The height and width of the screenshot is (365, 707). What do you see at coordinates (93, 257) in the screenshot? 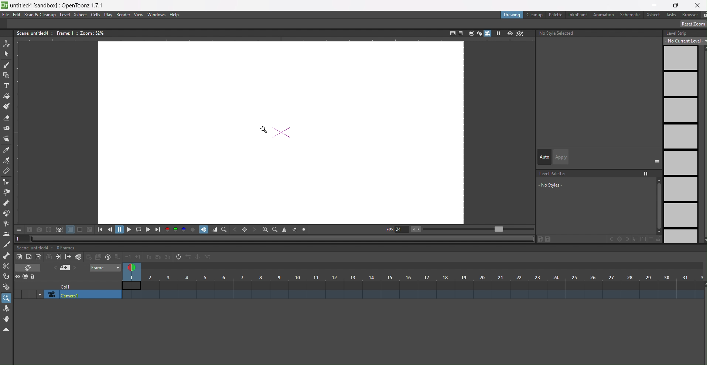
I see `icon` at bounding box center [93, 257].